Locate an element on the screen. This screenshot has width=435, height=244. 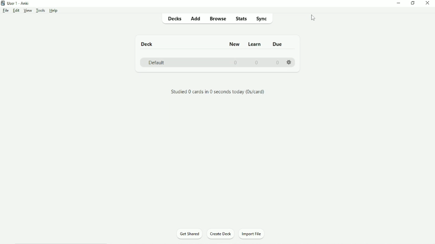
Add is located at coordinates (196, 18).